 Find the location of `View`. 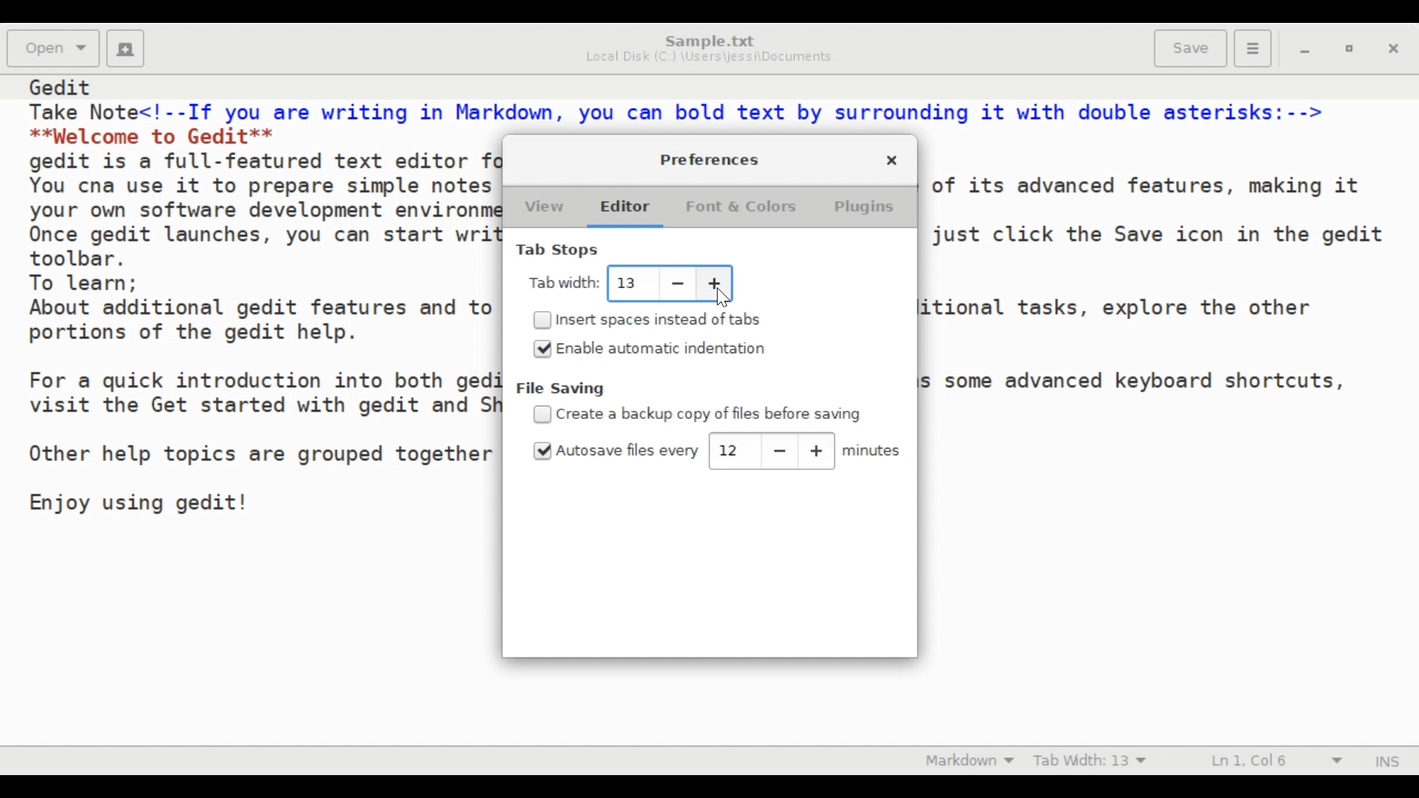

View is located at coordinates (546, 208).